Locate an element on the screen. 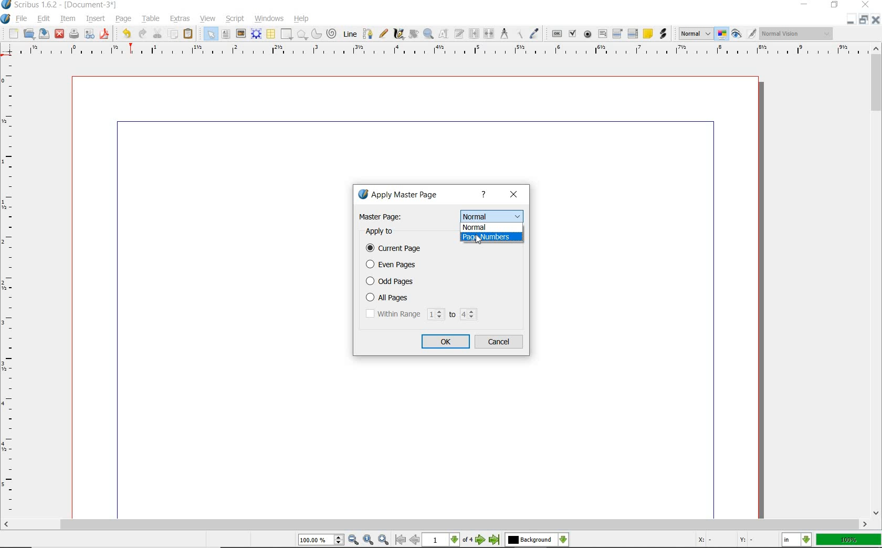 Image resolution: width=882 pixels, height=548 pixels. measurements is located at coordinates (503, 34).